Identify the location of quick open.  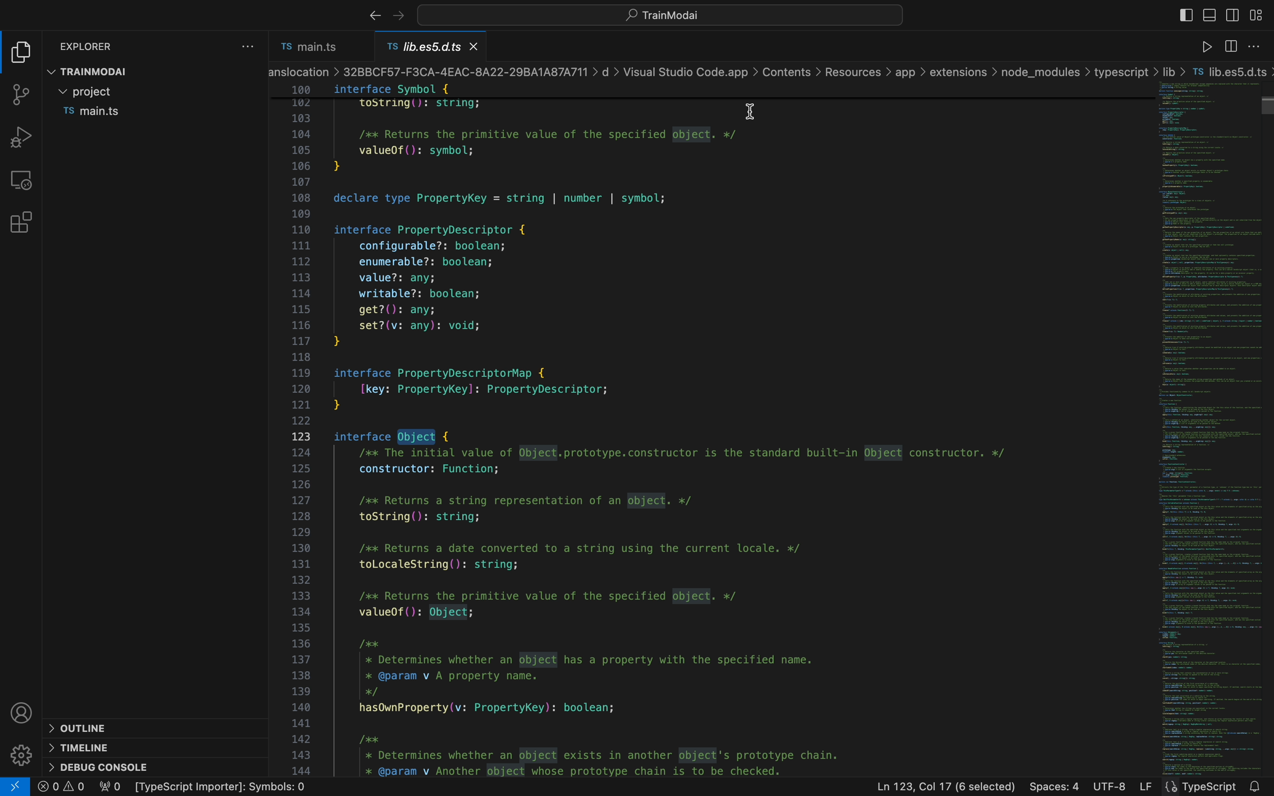
(668, 14).